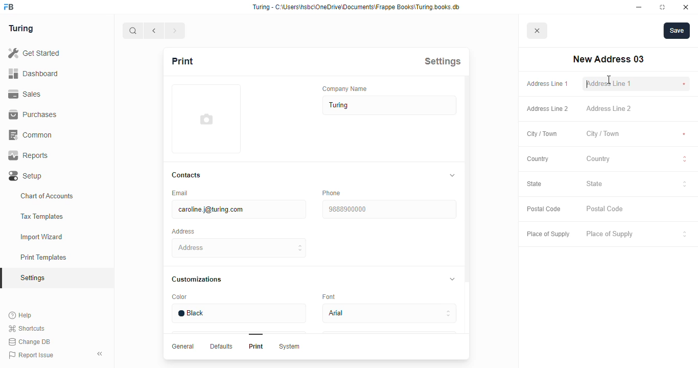 The width and height of the screenshot is (698, 368). What do you see at coordinates (637, 235) in the screenshot?
I see `place of supply` at bounding box center [637, 235].